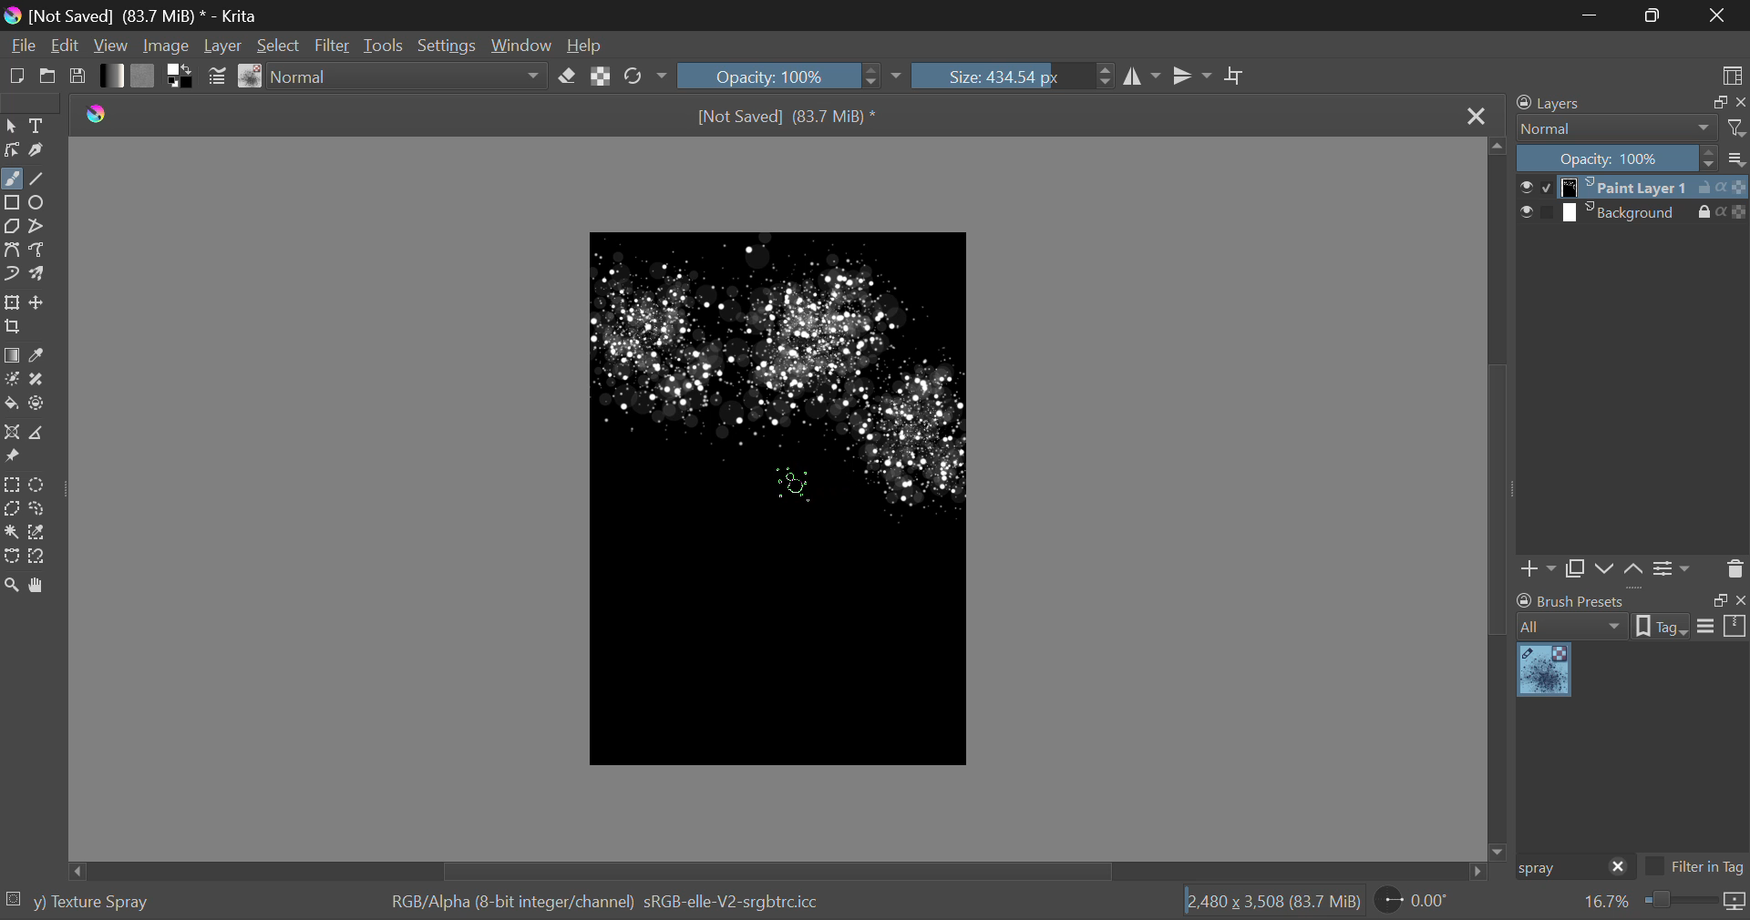 This screenshot has height=920, width=1750. Describe the element at coordinates (1606, 903) in the screenshot. I see `zoom value` at that location.